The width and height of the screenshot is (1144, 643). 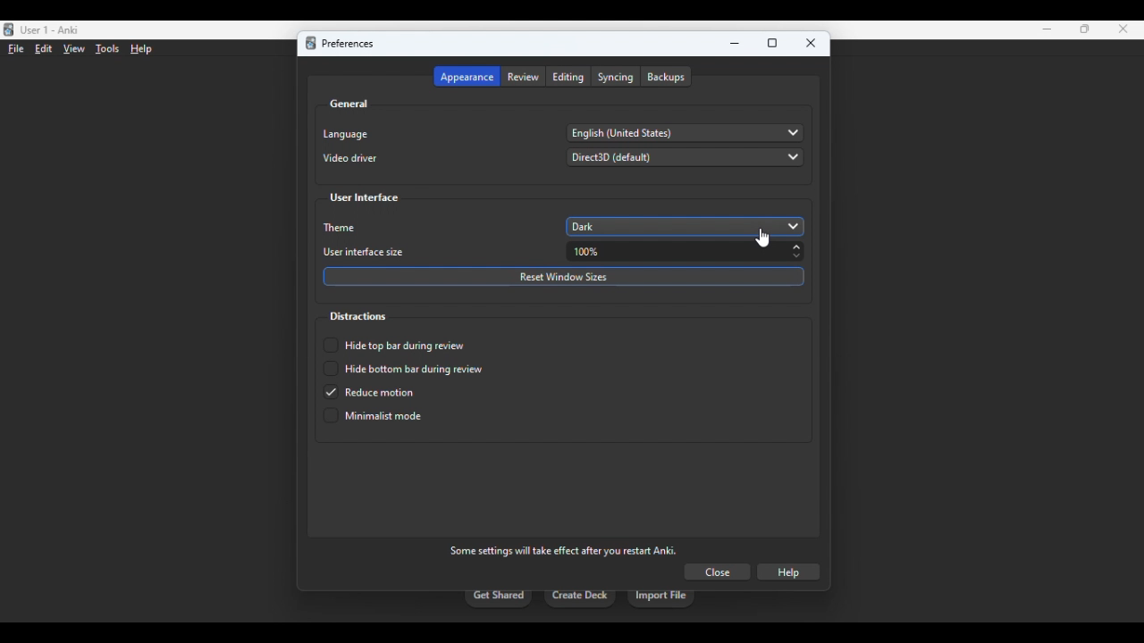 I want to click on preferences, so click(x=347, y=44).